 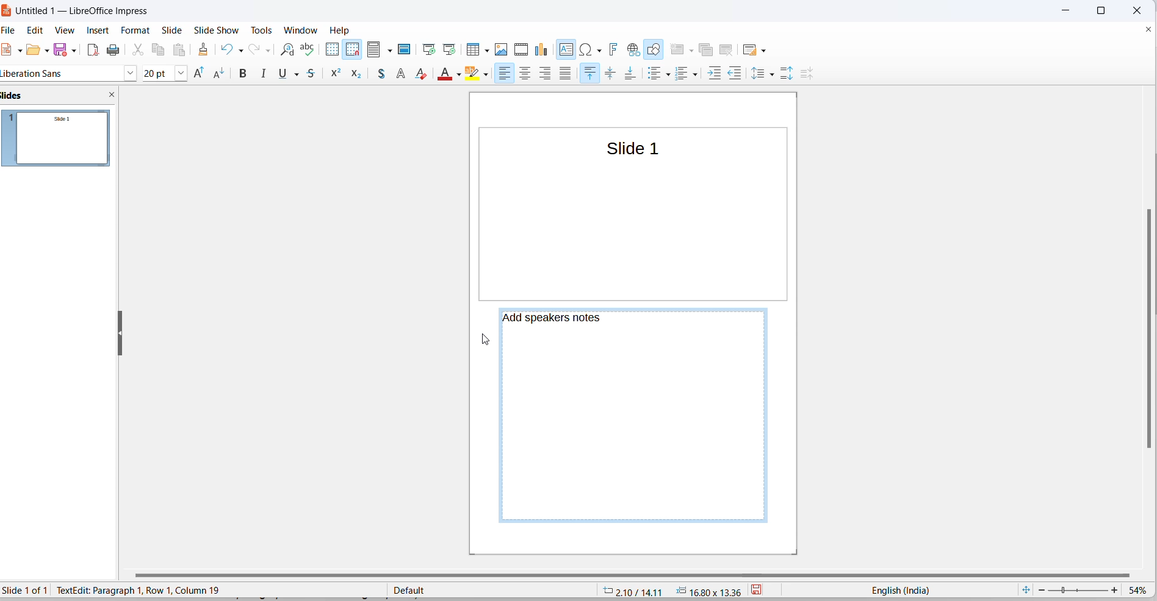 What do you see at coordinates (173, 30) in the screenshot?
I see `slide` at bounding box center [173, 30].